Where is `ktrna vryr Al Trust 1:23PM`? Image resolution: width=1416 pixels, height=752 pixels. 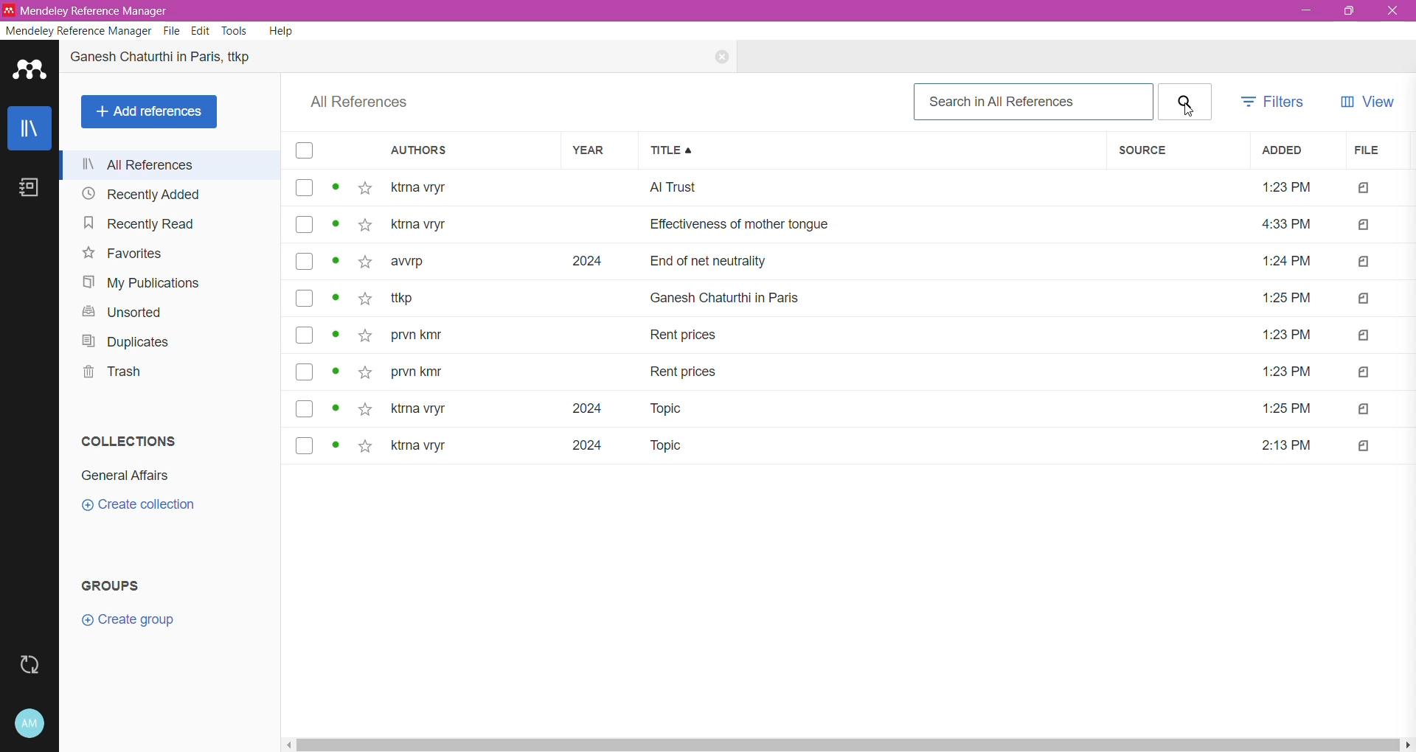 ktrna vryr Al Trust 1:23PM is located at coordinates (849, 189).